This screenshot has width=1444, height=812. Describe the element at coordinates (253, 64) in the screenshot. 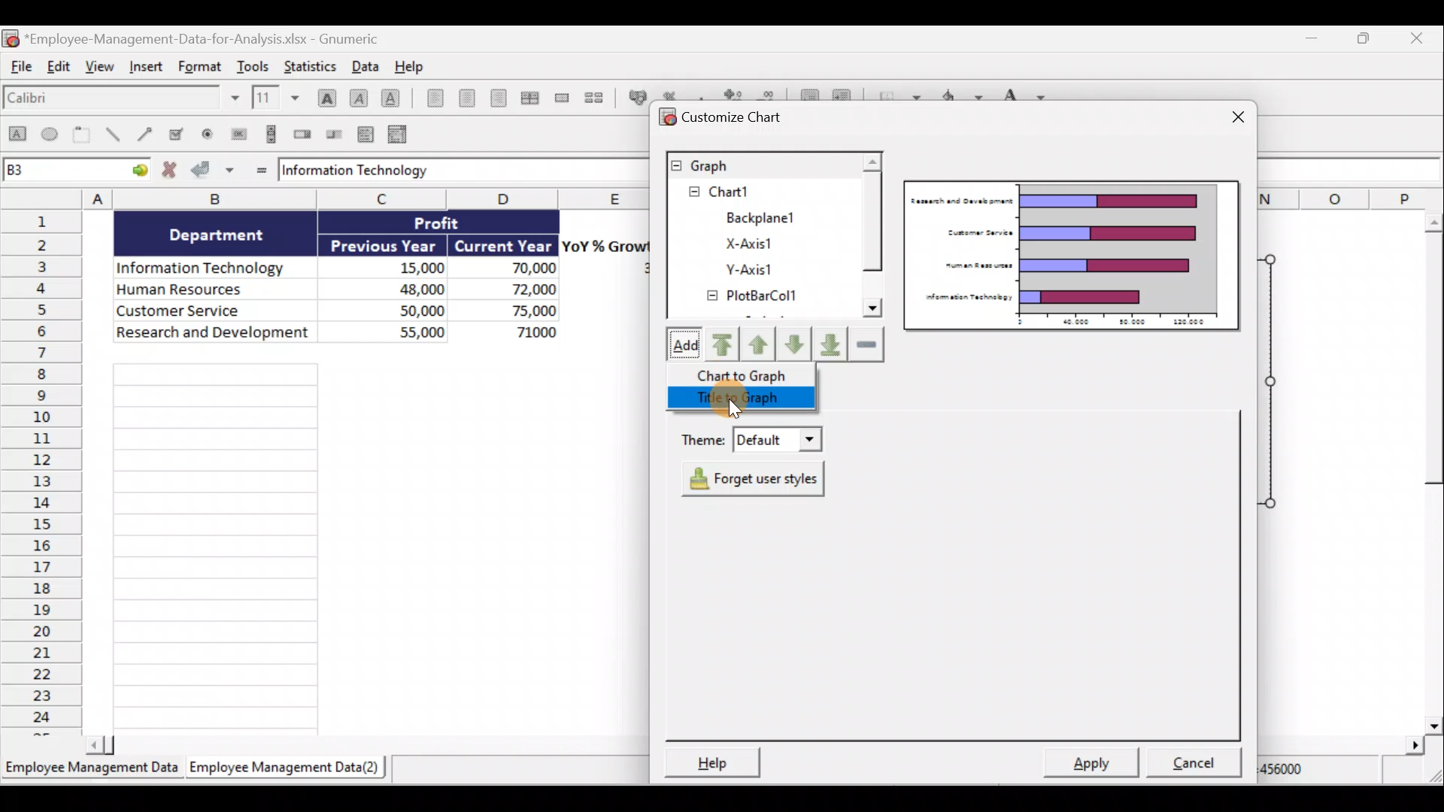

I see `Tools` at that location.